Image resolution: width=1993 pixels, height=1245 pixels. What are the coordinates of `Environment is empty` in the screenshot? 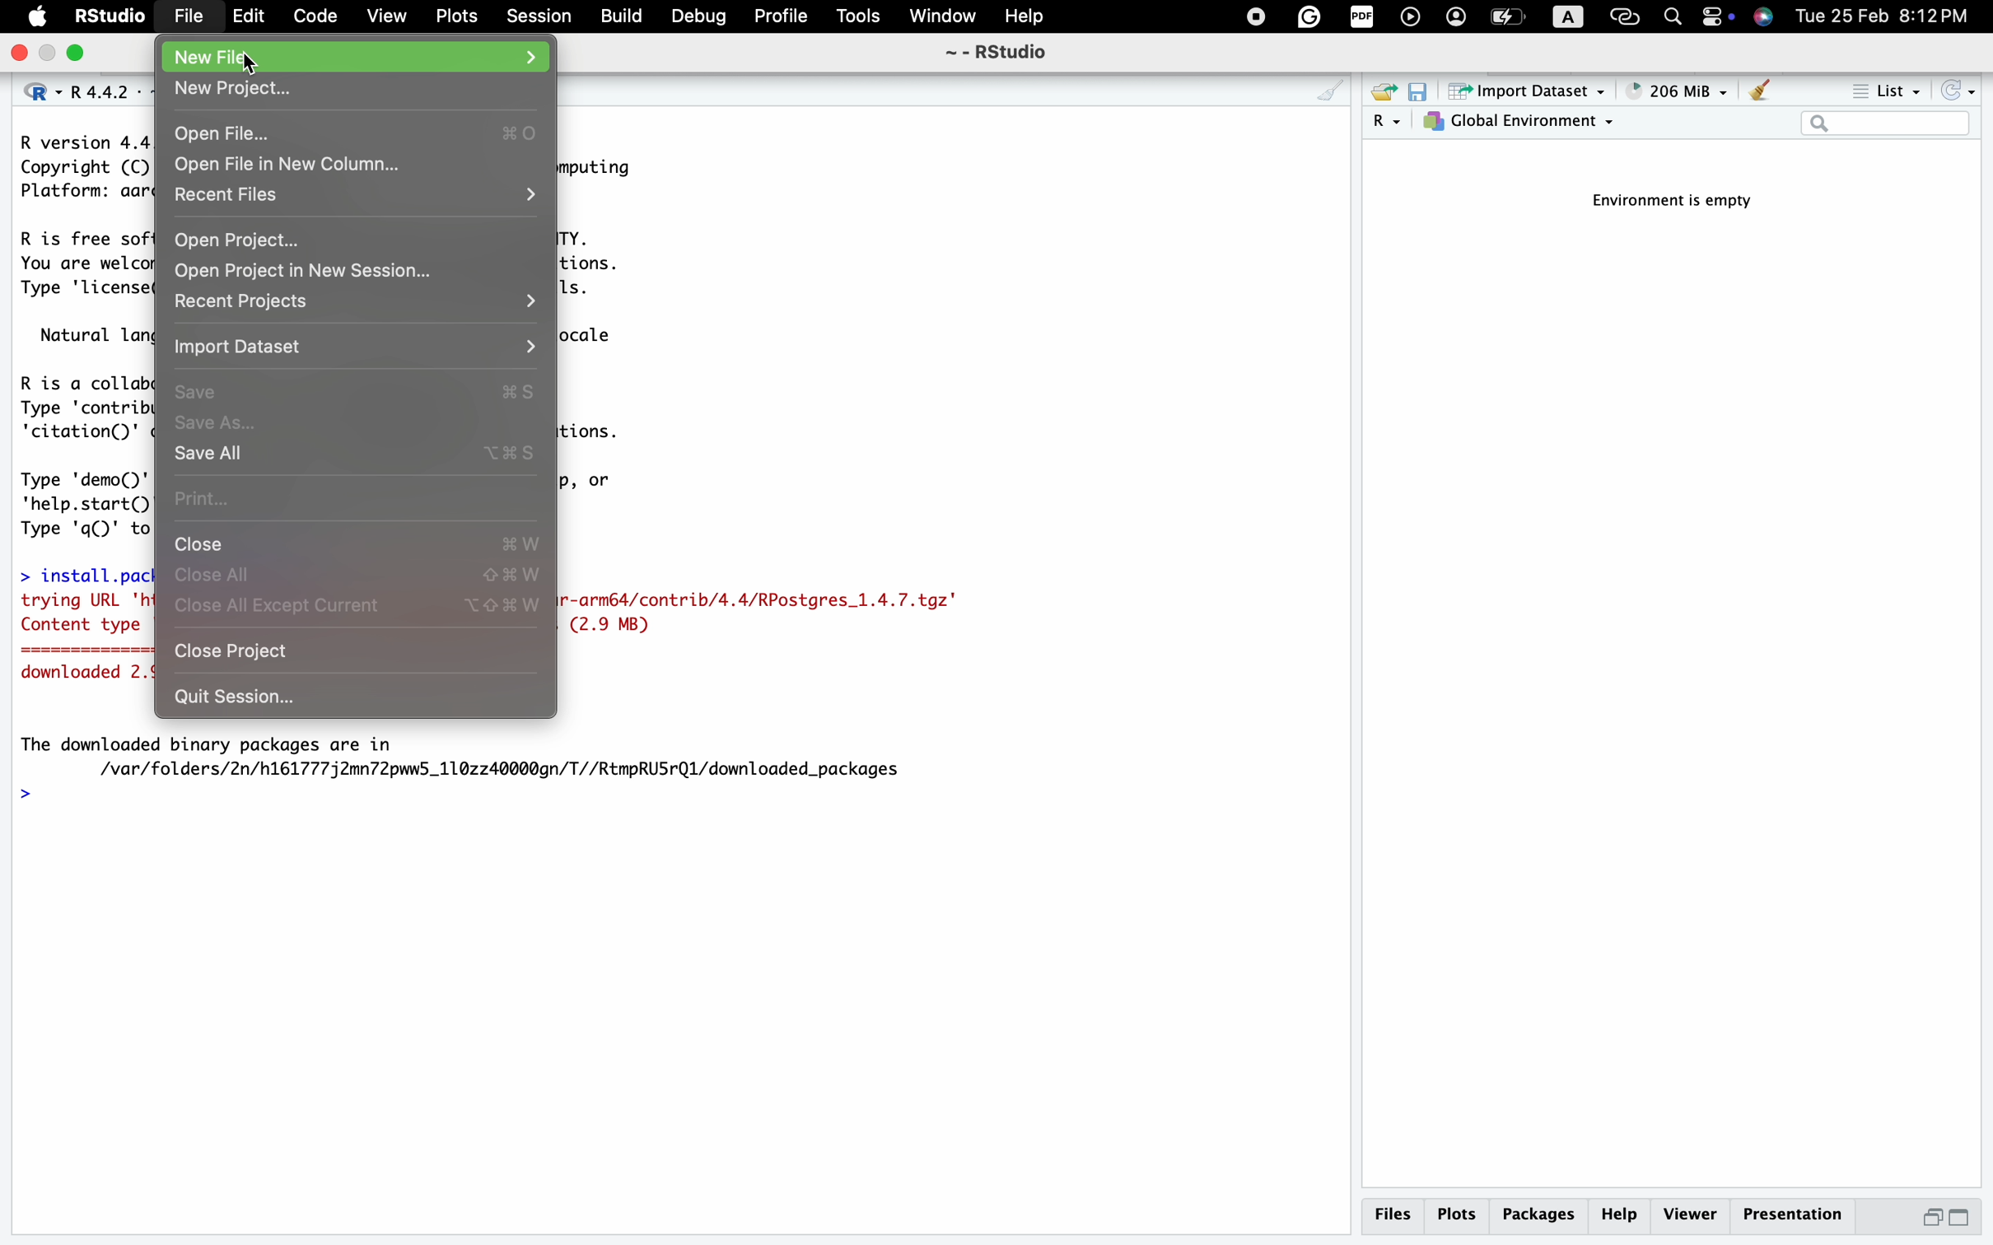 It's located at (1682, 202).